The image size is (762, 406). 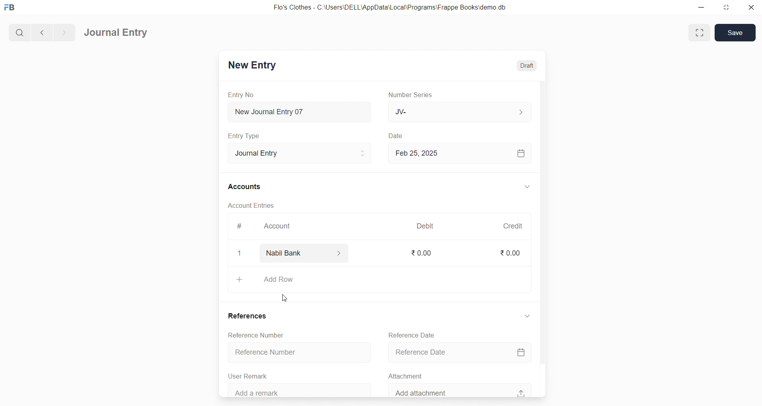 What do you see at coordinates (41, 31) in the screenshot?
I see `navigate backward ` at bounding box center [41, 31].